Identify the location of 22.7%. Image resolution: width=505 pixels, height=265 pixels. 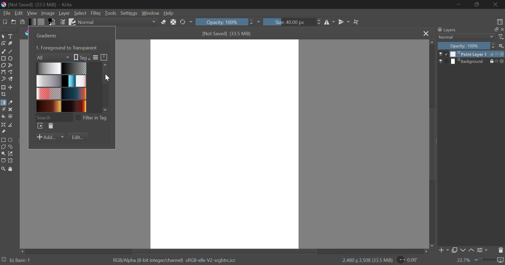
(480, 261).